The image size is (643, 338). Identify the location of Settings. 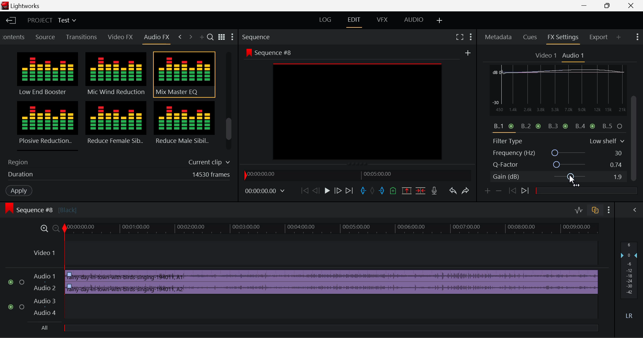
(233, 38).